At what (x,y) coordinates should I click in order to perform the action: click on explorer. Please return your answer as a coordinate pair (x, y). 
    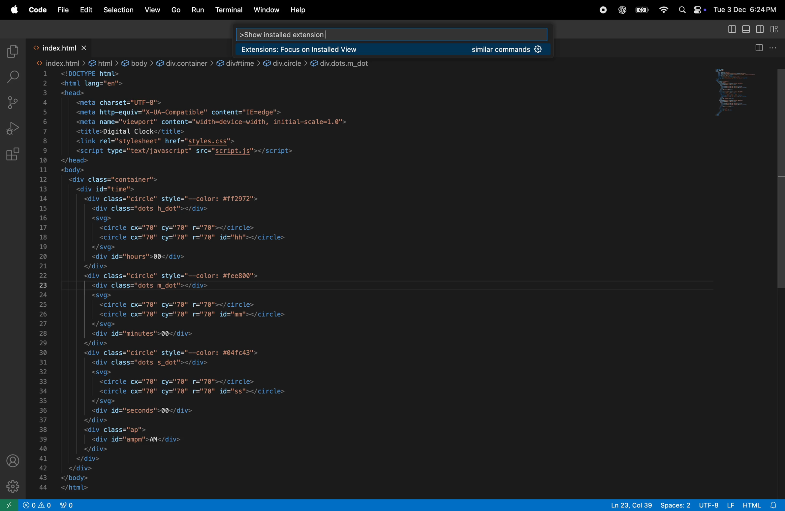
    Looking at the image, I should click on (13, 48).